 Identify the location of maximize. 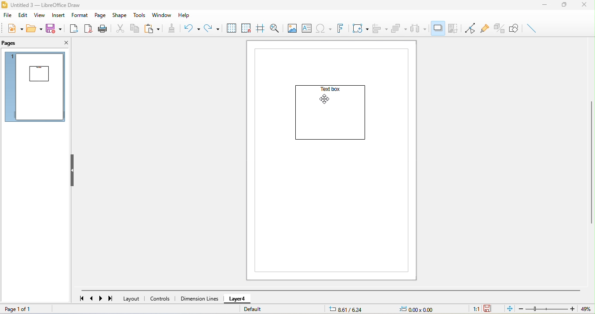
(565, 5).